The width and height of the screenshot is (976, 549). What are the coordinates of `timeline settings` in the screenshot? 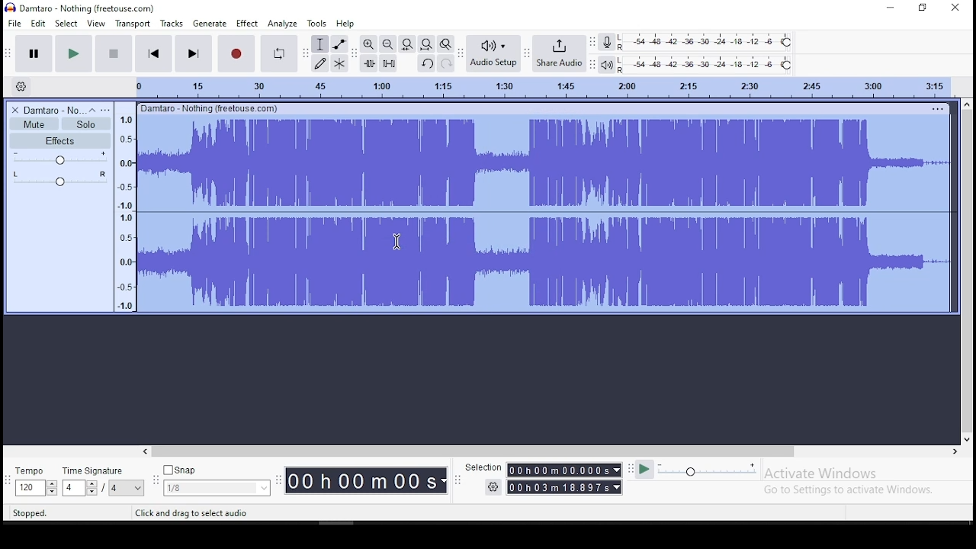 It's located at (20, 86).